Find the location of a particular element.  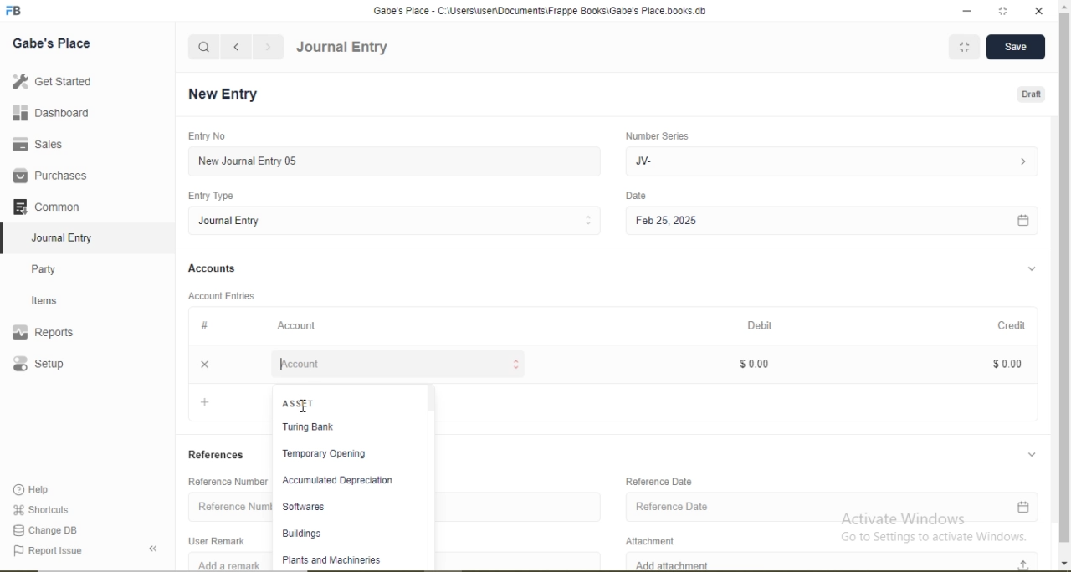

ASSET is located at coordinates (297, 401).